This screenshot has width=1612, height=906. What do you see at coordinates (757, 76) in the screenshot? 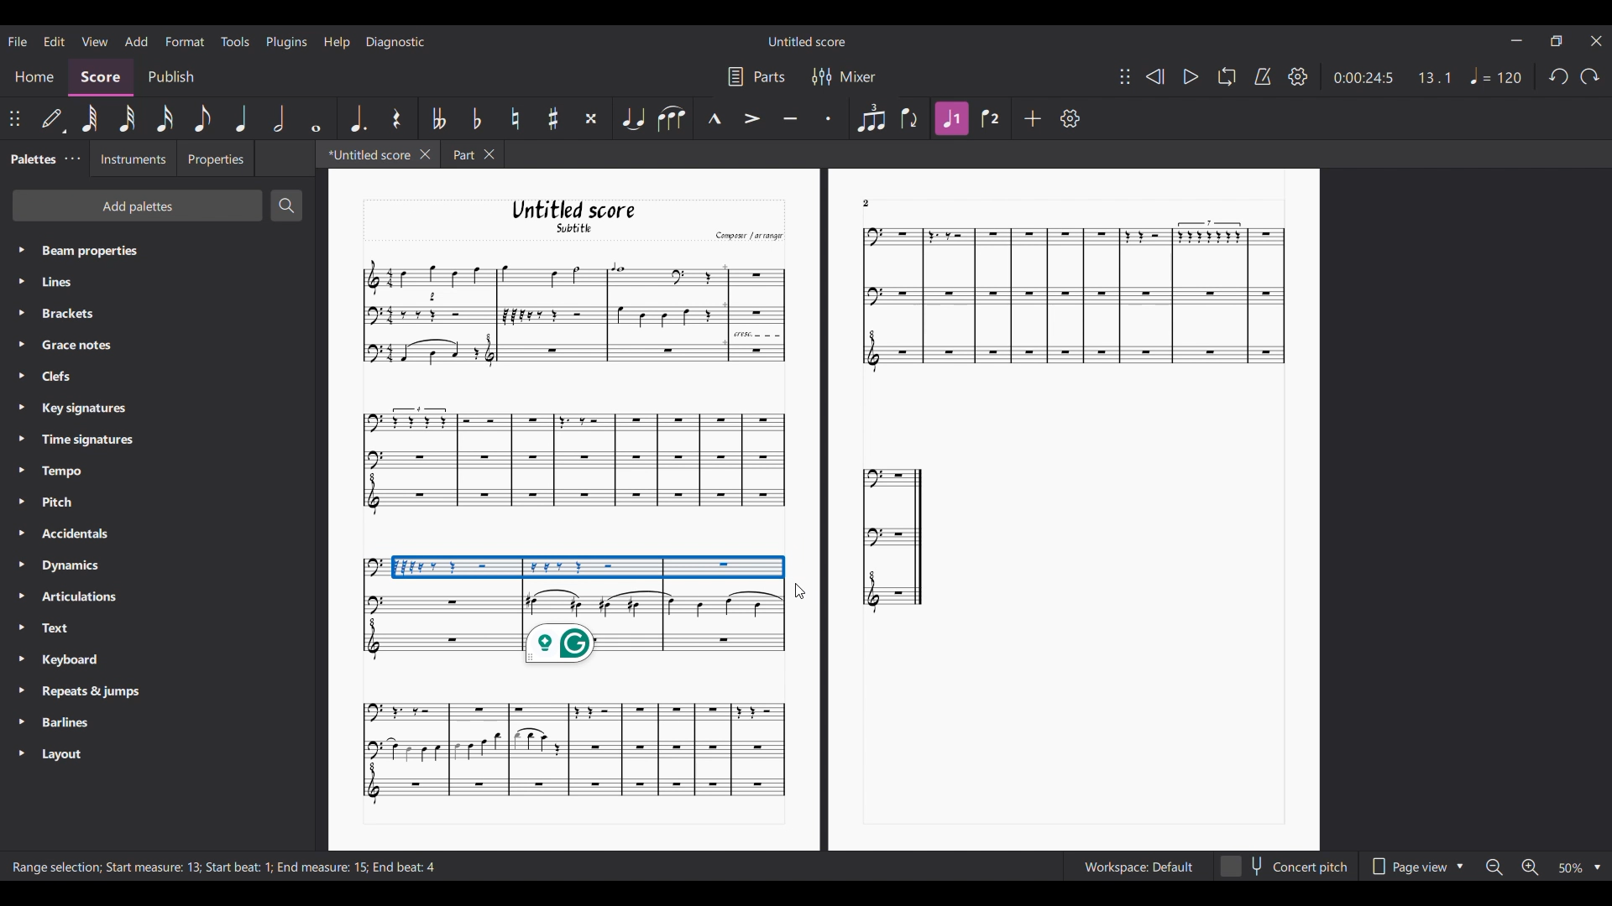
I see `Parts settings` at bounding box center [757, 76].